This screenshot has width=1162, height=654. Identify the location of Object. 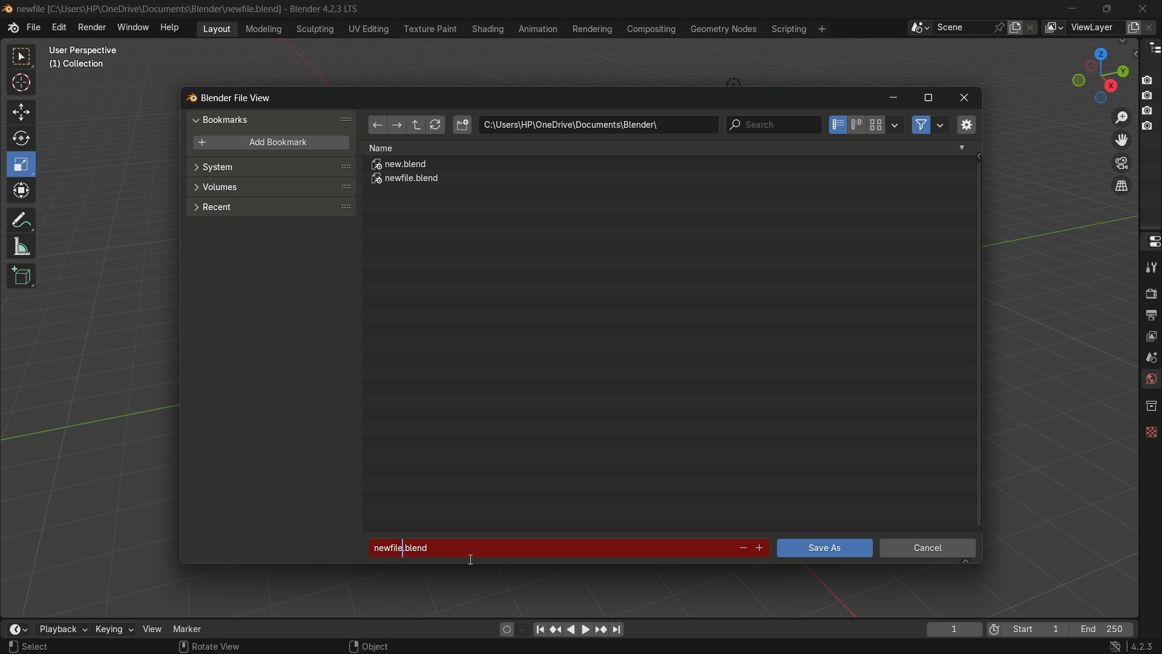
(383, 643).